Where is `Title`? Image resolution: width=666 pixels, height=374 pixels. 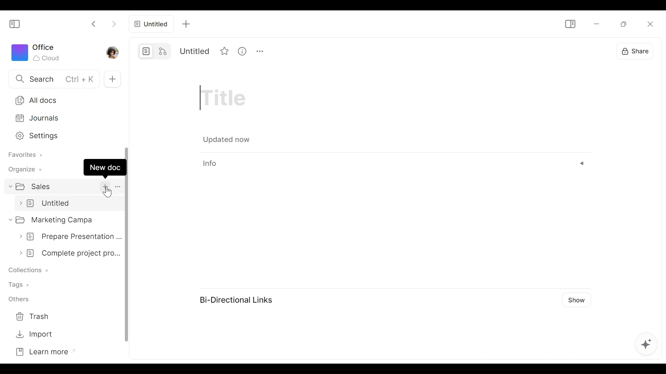
Title is located at coordinates (195, 51).